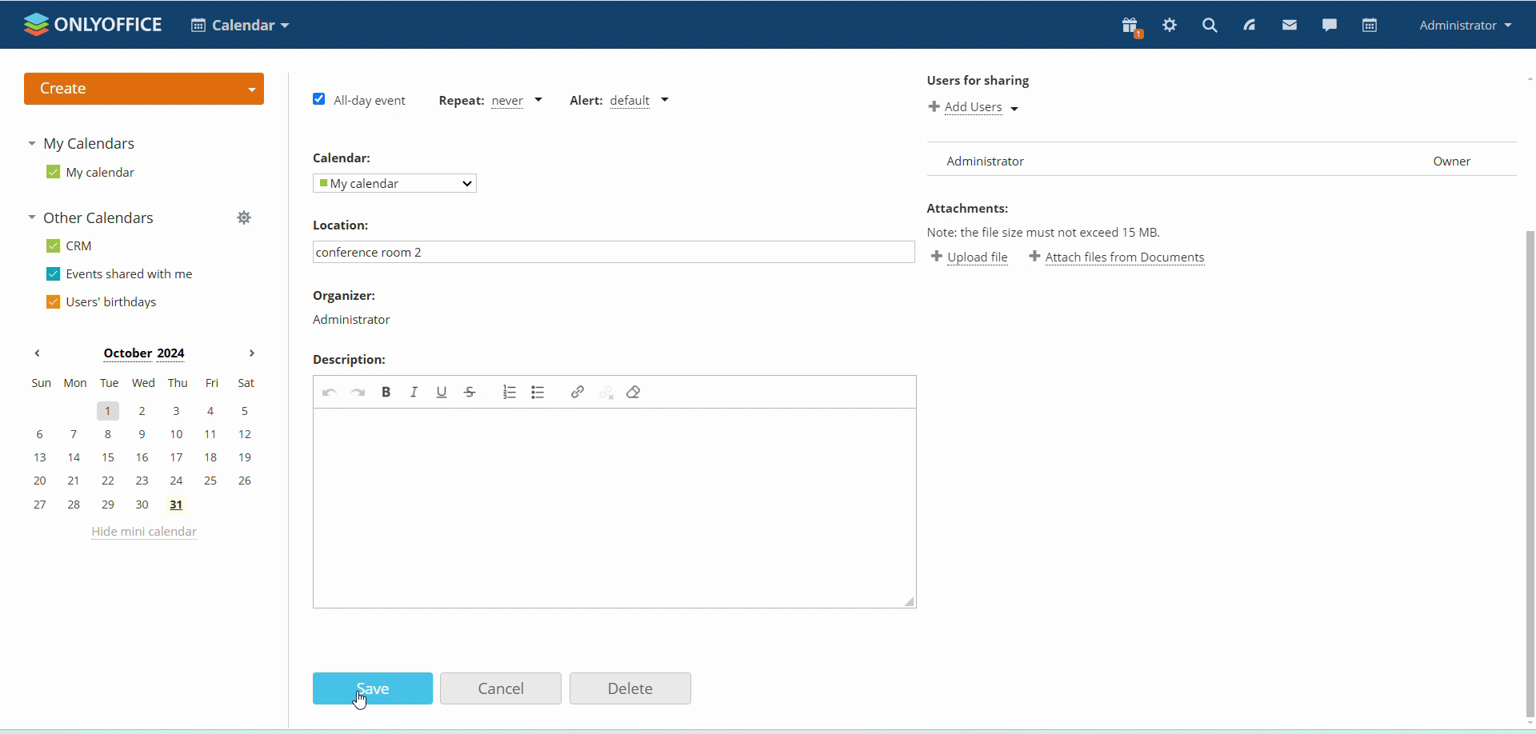  Describe the element at coordinates (499, 688) in the screenshot. I see `Cancel` at that location.